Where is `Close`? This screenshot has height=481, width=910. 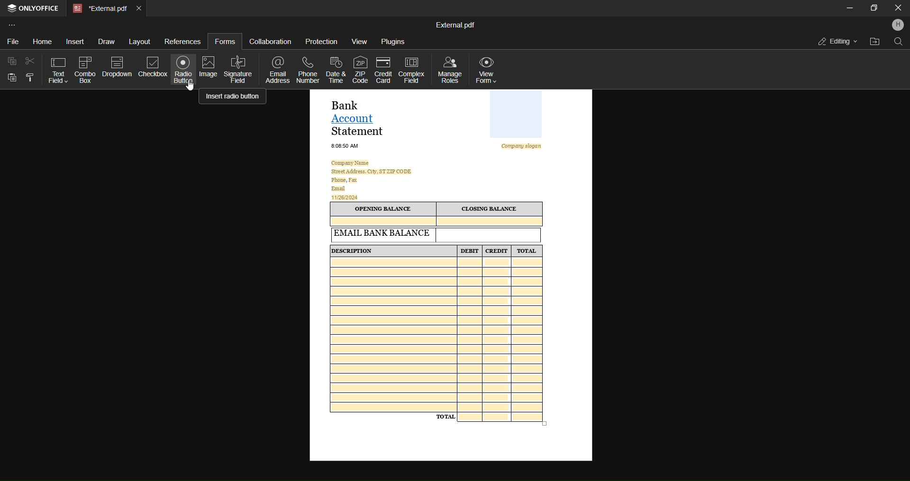 Close is located at coordinates (897, 9).